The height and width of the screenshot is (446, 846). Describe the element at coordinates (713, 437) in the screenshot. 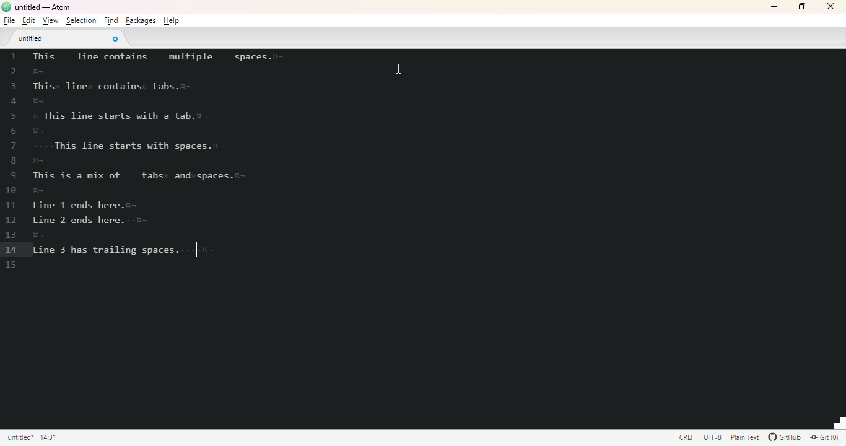

I see `this file uses UTF-8 encoding` at that location.